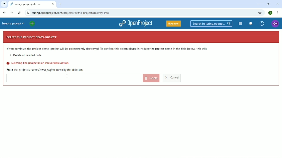 Image resolution: width=282 pixels, height=158 pixels. Describe the element at coordinates (61, 4) in the screenshot. I see `New tab` at that location.